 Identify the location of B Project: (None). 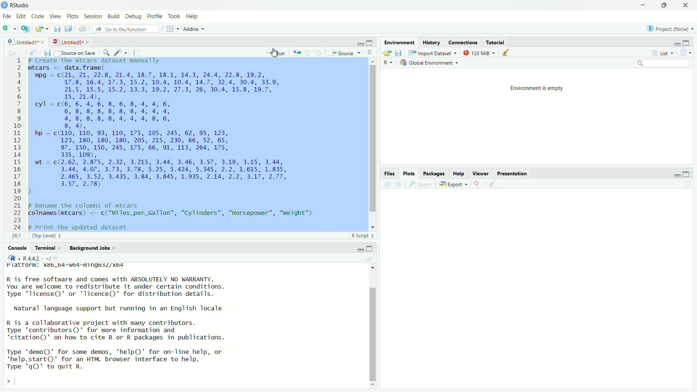
(668, 29).